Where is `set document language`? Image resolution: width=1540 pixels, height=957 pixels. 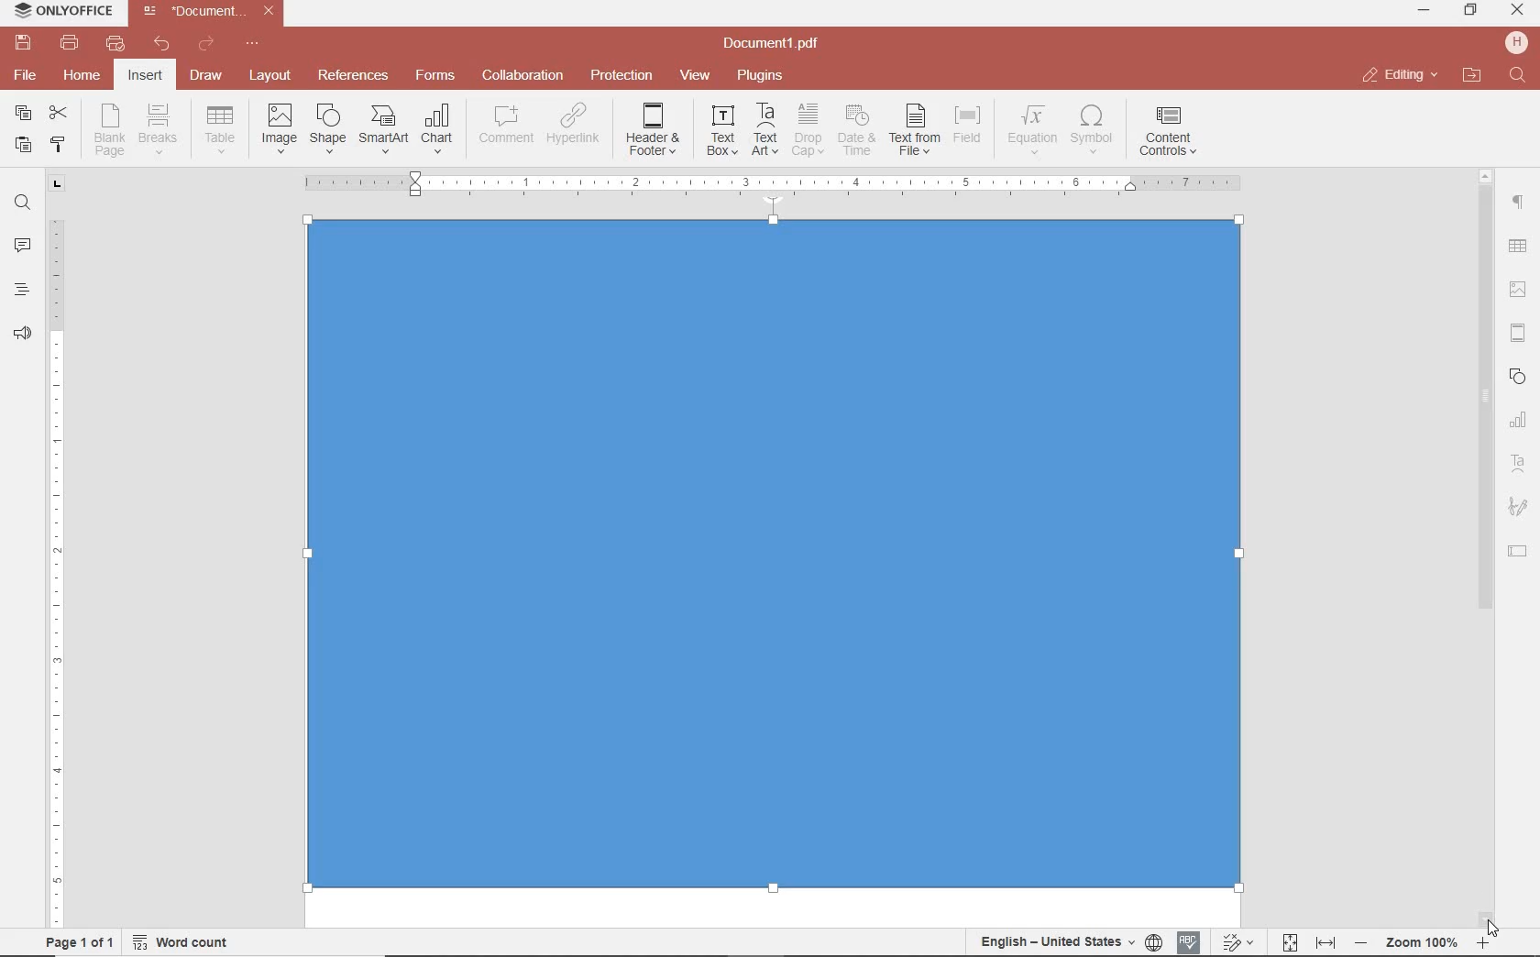
set document language is located at coordinates (1069, 941).